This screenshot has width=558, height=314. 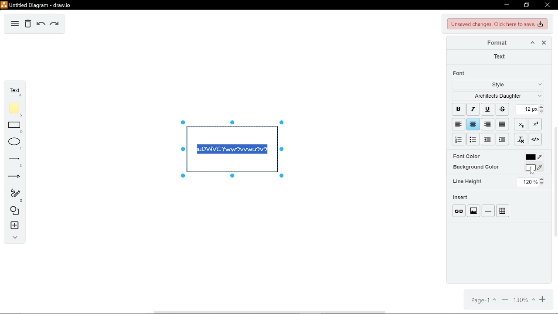 I want to click on align center, so click(x=488, y=123).